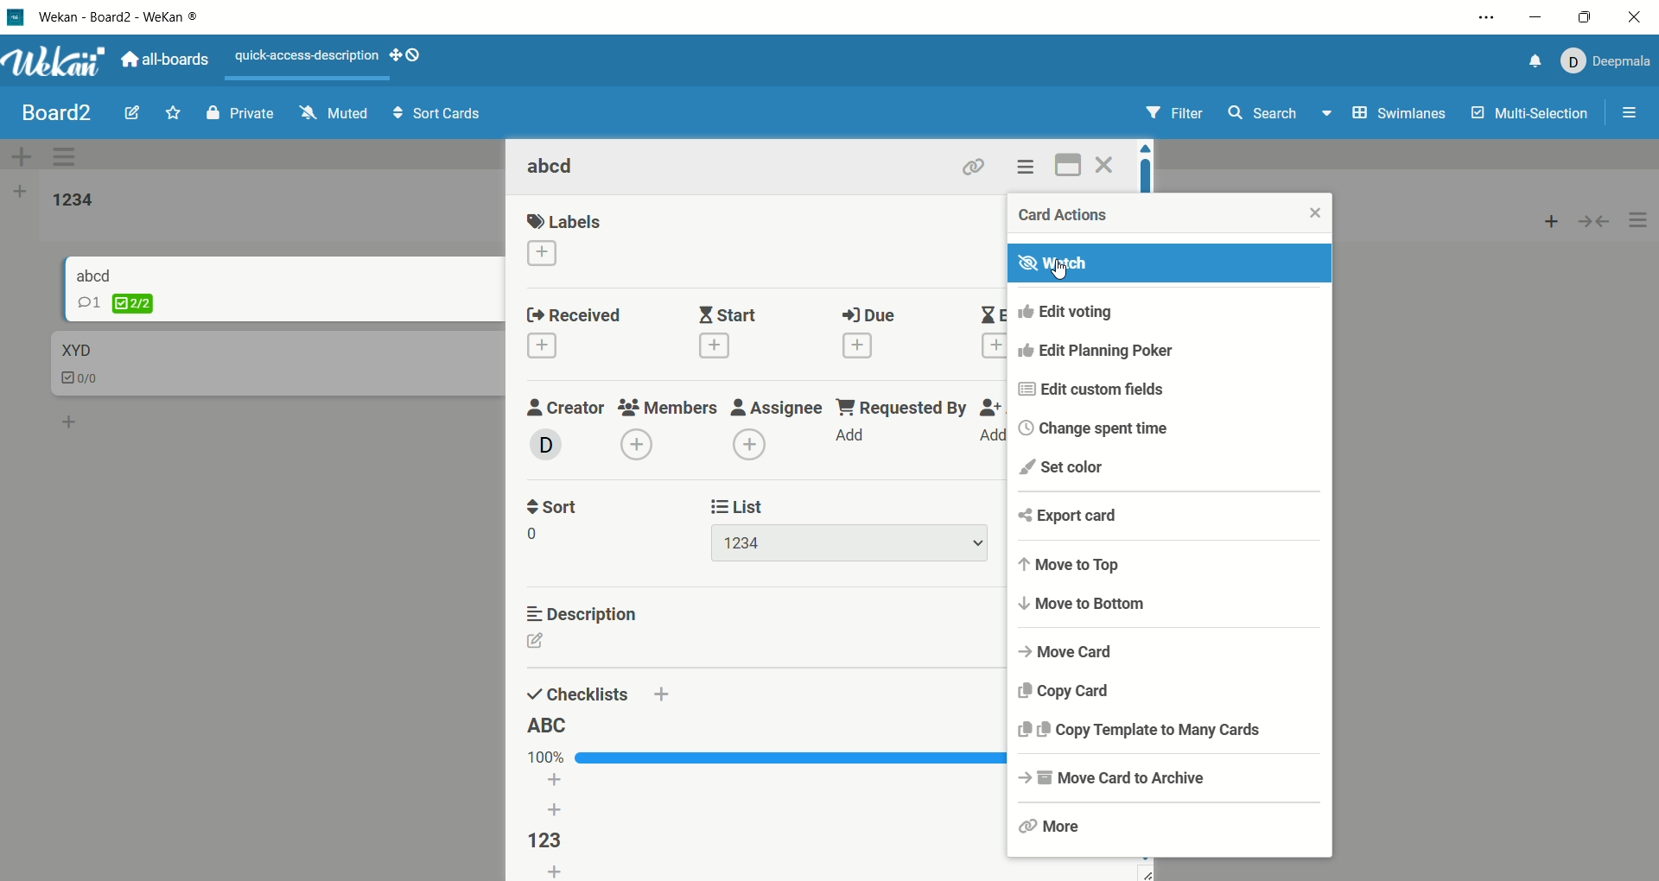 This screenshot has width=1659, height=881. I want to click on favorite, so click(172, 108).